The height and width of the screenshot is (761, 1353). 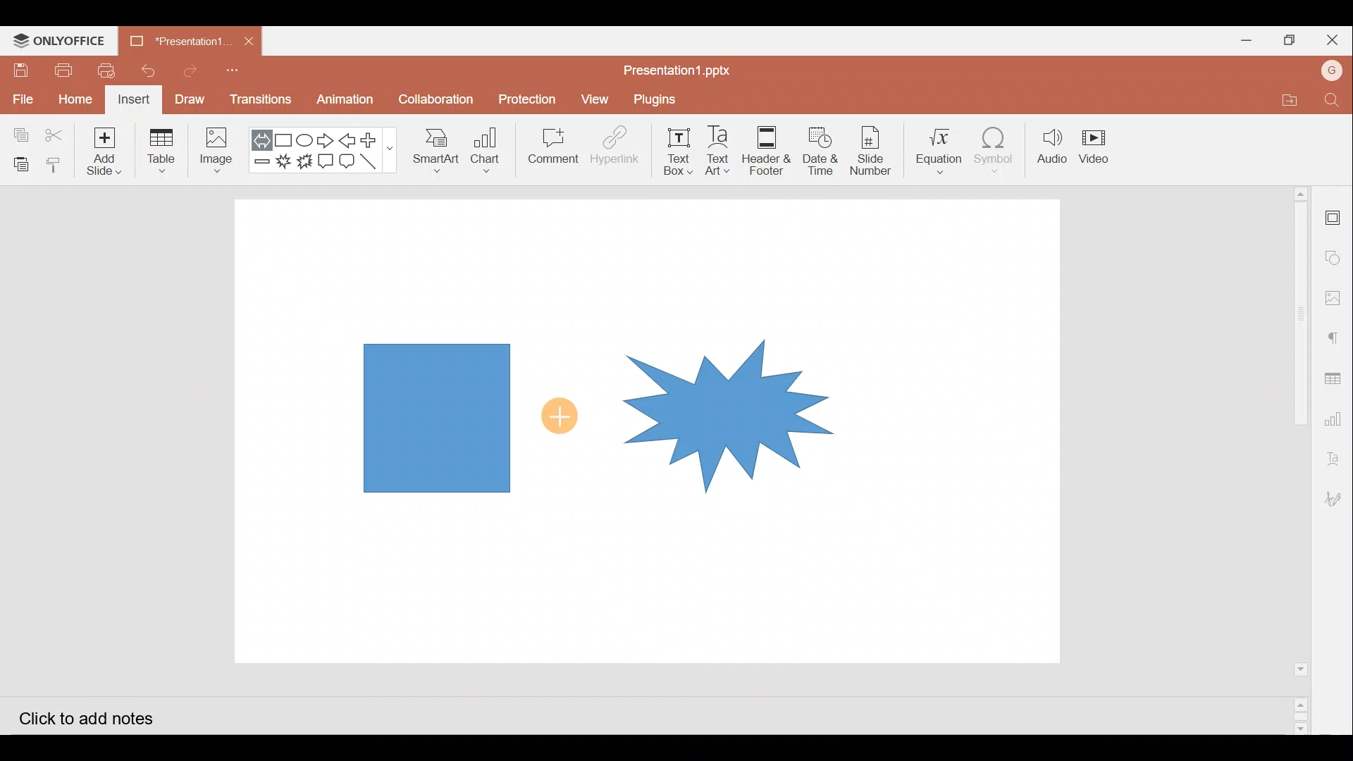 What do you see at coordinates (175, 44) in the screenshot?
I see `Presentation1.` at bounding box center [175, 44].